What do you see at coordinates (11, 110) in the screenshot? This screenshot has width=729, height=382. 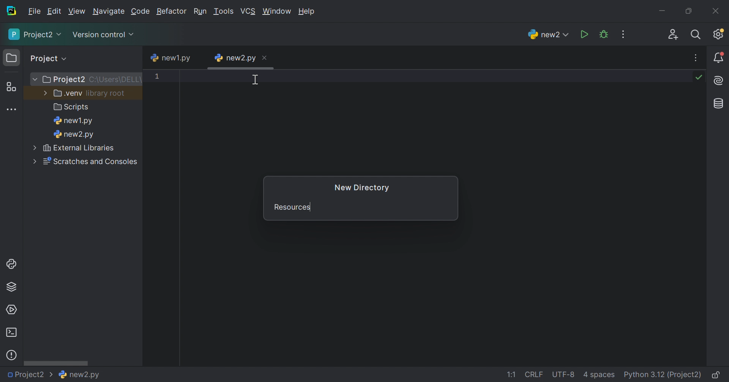 I see `More tool windows` at bounding box center [11, 110].